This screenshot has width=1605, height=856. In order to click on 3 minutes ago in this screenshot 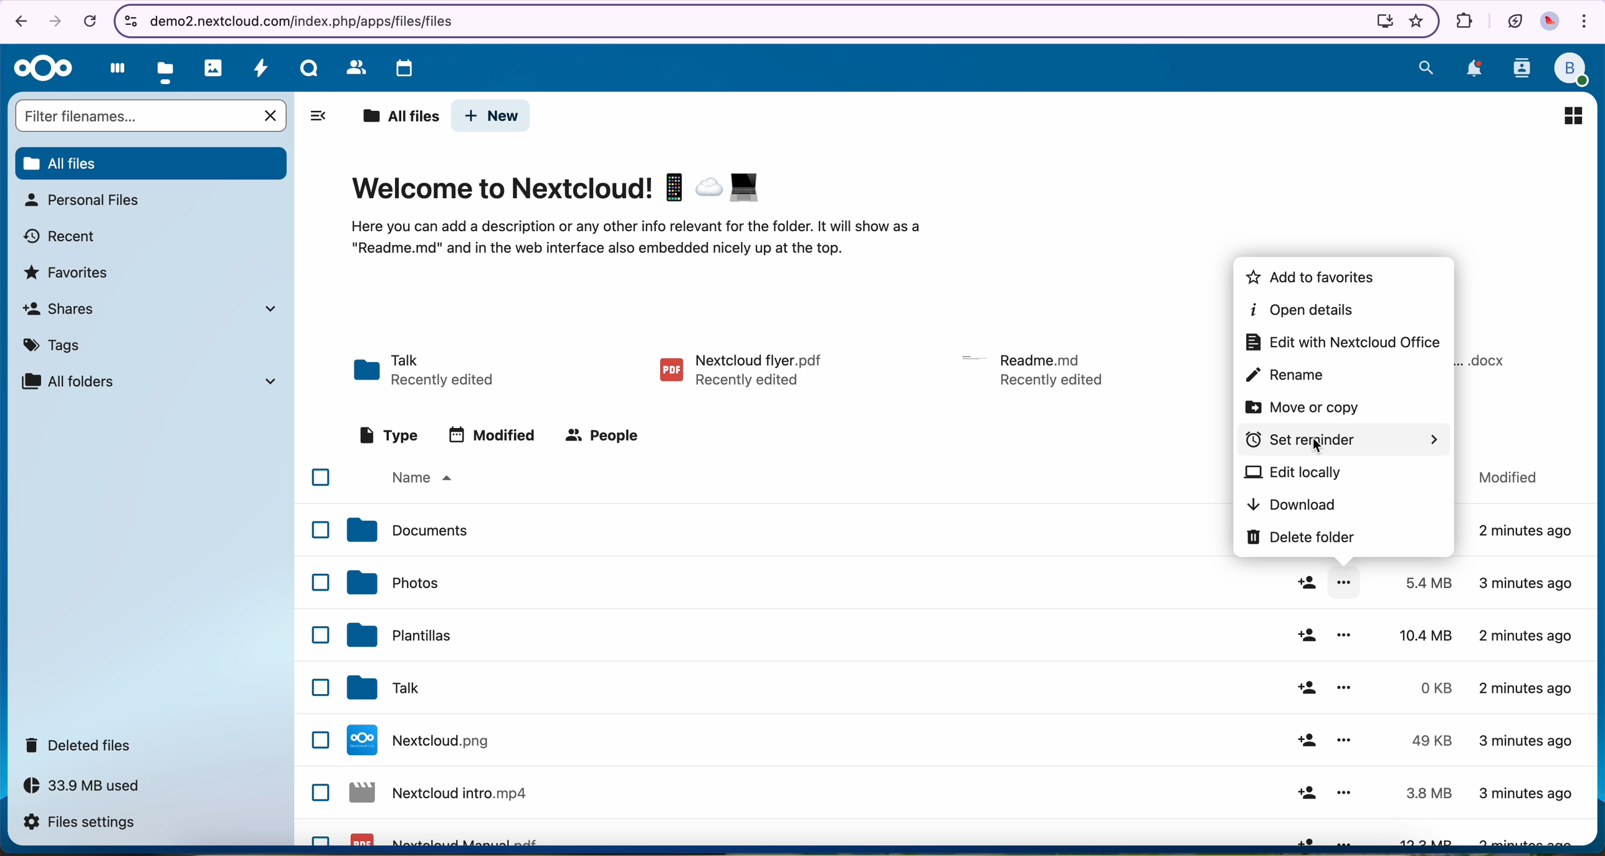, I will do `click(1526, 583)`.